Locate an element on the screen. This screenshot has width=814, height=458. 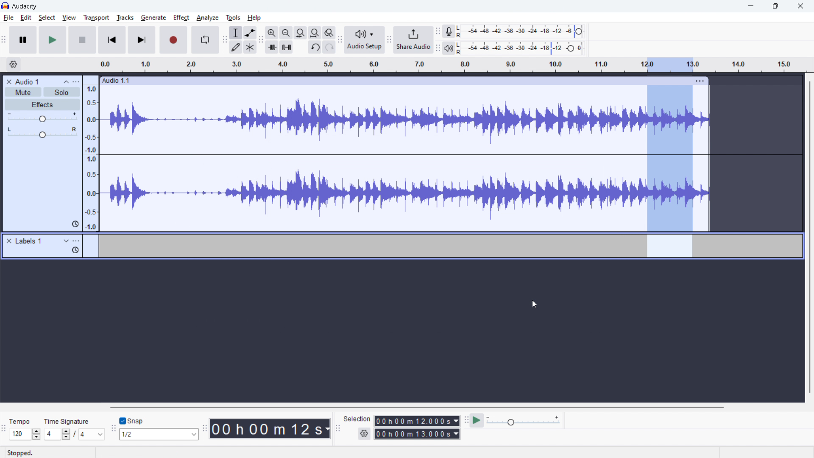
effects is located at coordinates (43, 105).